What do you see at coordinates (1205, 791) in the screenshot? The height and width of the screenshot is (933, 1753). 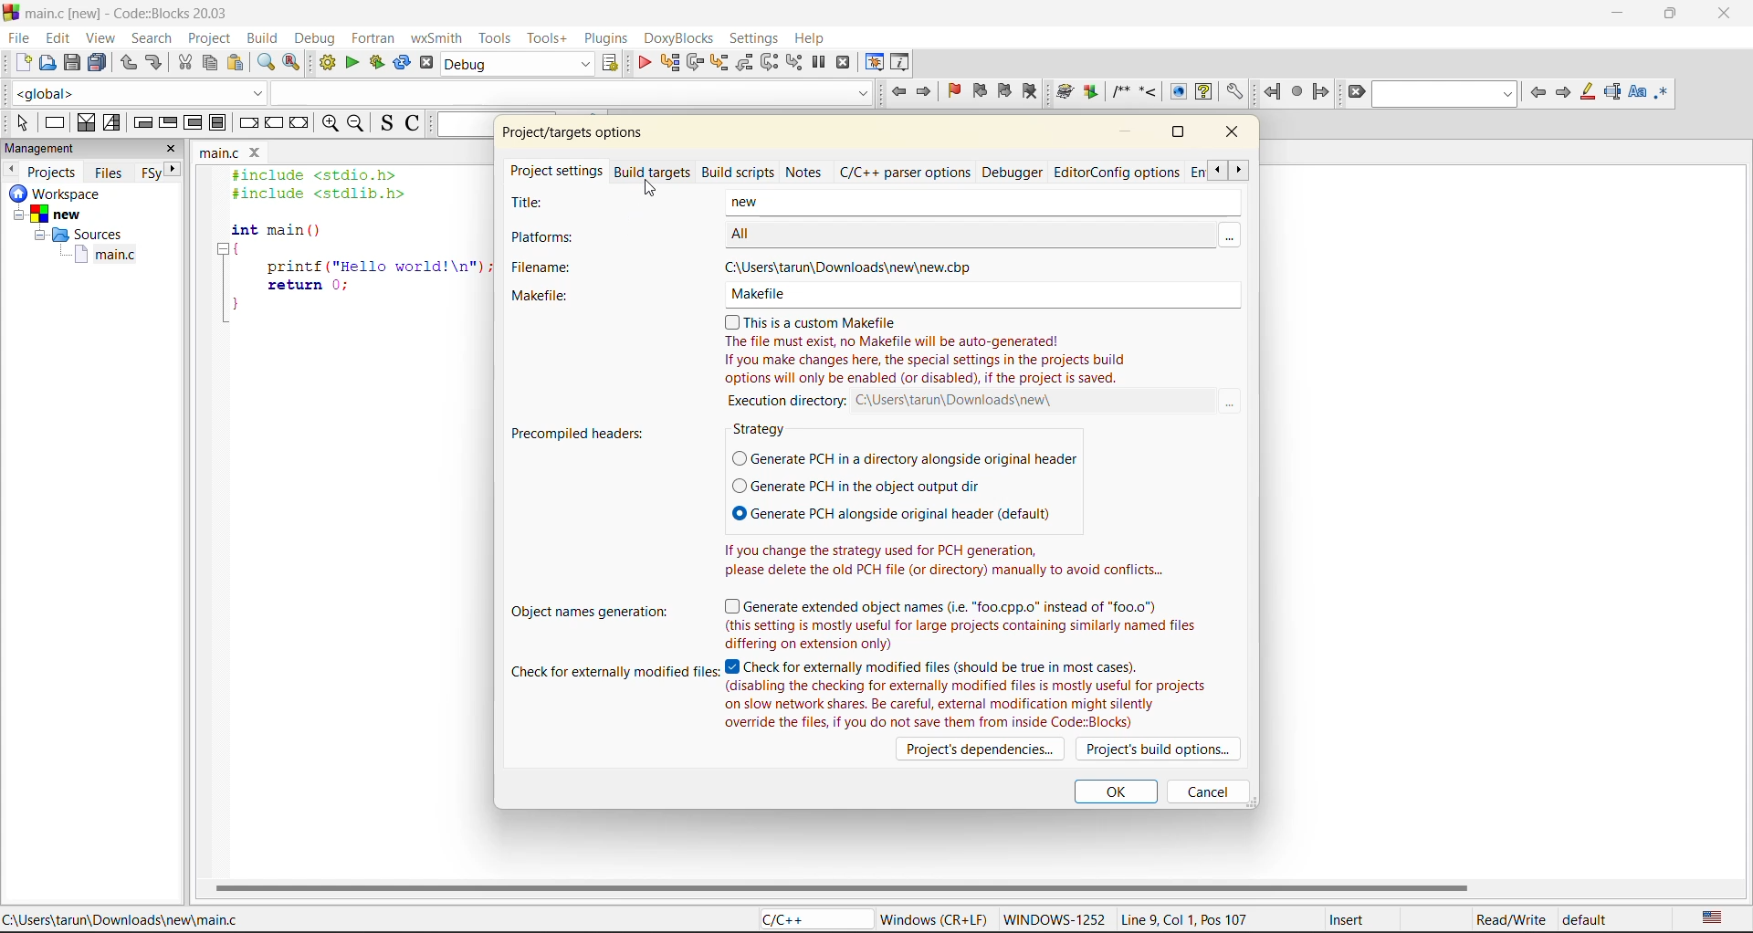 I see `cancel` at bounding box center [1205, 791].